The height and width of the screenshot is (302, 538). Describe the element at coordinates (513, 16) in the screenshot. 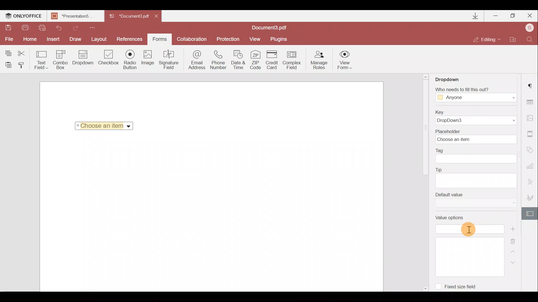

I see `Maximize` at that location.